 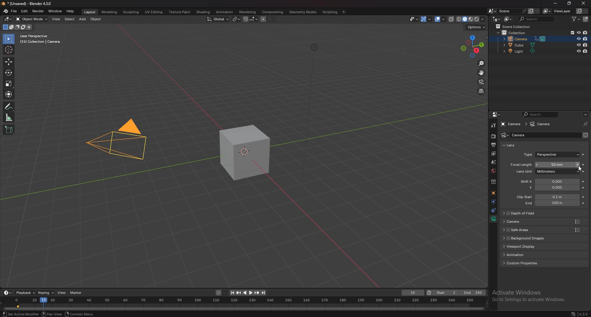 What do you see at coordinates (203, 12) in the screenshot?
I see `shading` at bounding box center [203, 12].